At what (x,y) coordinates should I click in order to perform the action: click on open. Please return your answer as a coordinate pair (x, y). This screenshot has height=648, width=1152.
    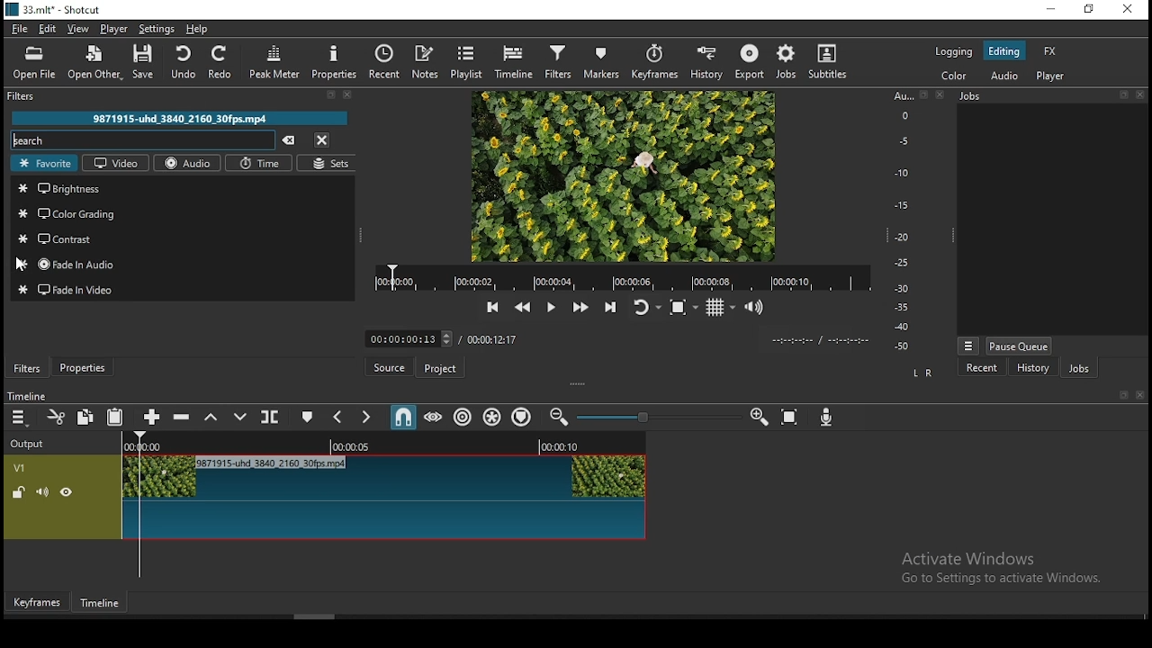
    Looking at the image, I should click on (36, 65).